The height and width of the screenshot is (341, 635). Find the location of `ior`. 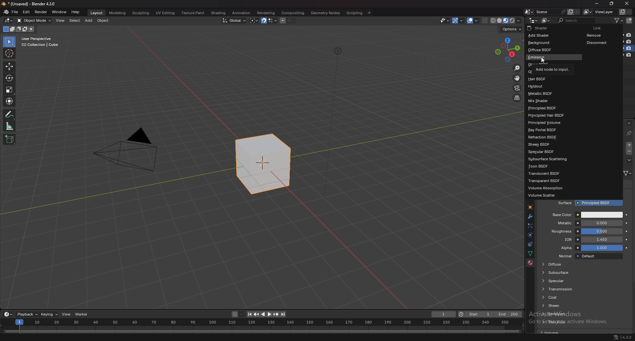

ior is located at coordinates (588, 240).